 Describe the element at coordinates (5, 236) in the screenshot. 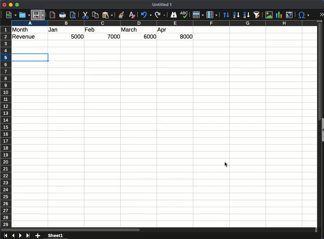

I see `first sheet` at that location.